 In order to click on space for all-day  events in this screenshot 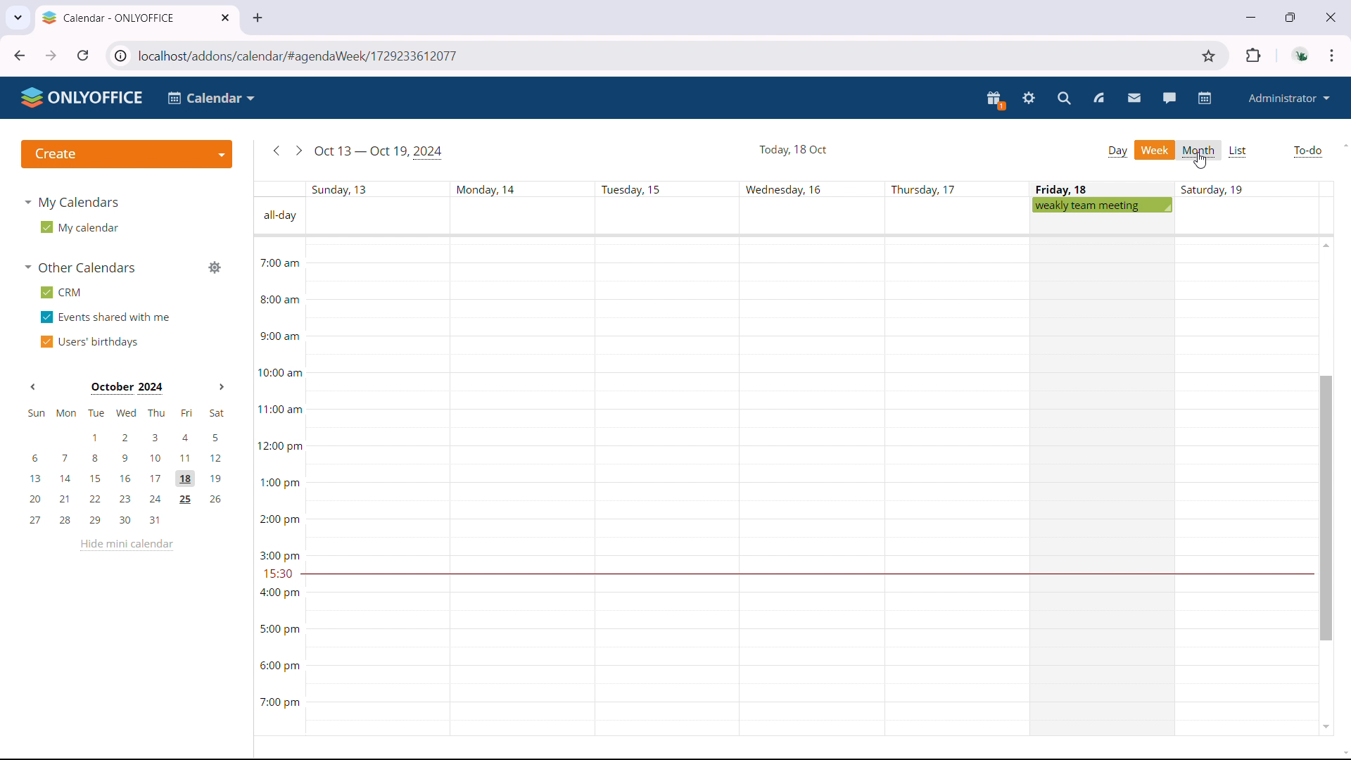, I will do `click(793, 222)`.